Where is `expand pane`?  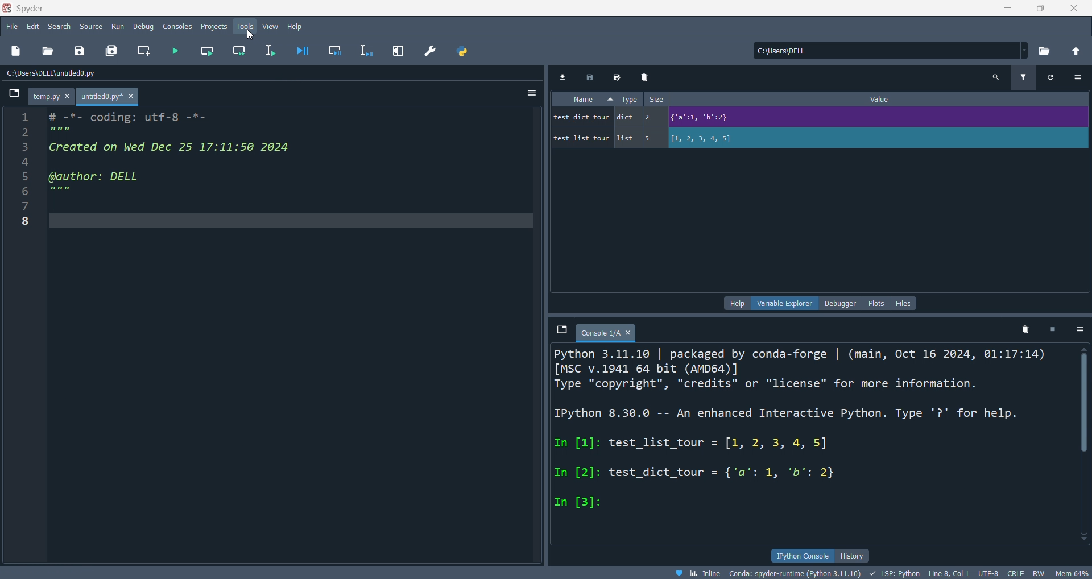
expand pane is located at coordinates (398, 51).